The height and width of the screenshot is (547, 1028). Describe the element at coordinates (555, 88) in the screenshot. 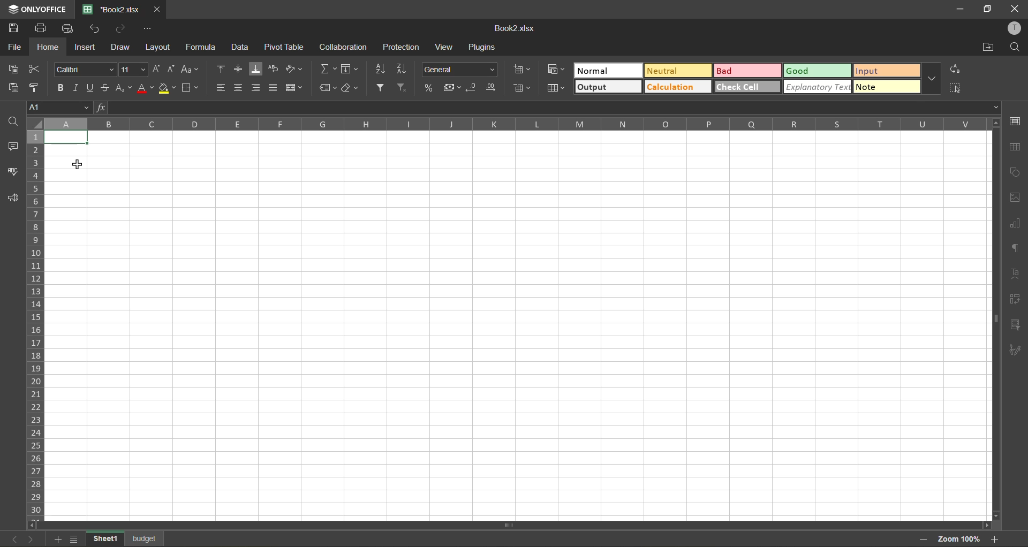

I see `format as table` at that location.